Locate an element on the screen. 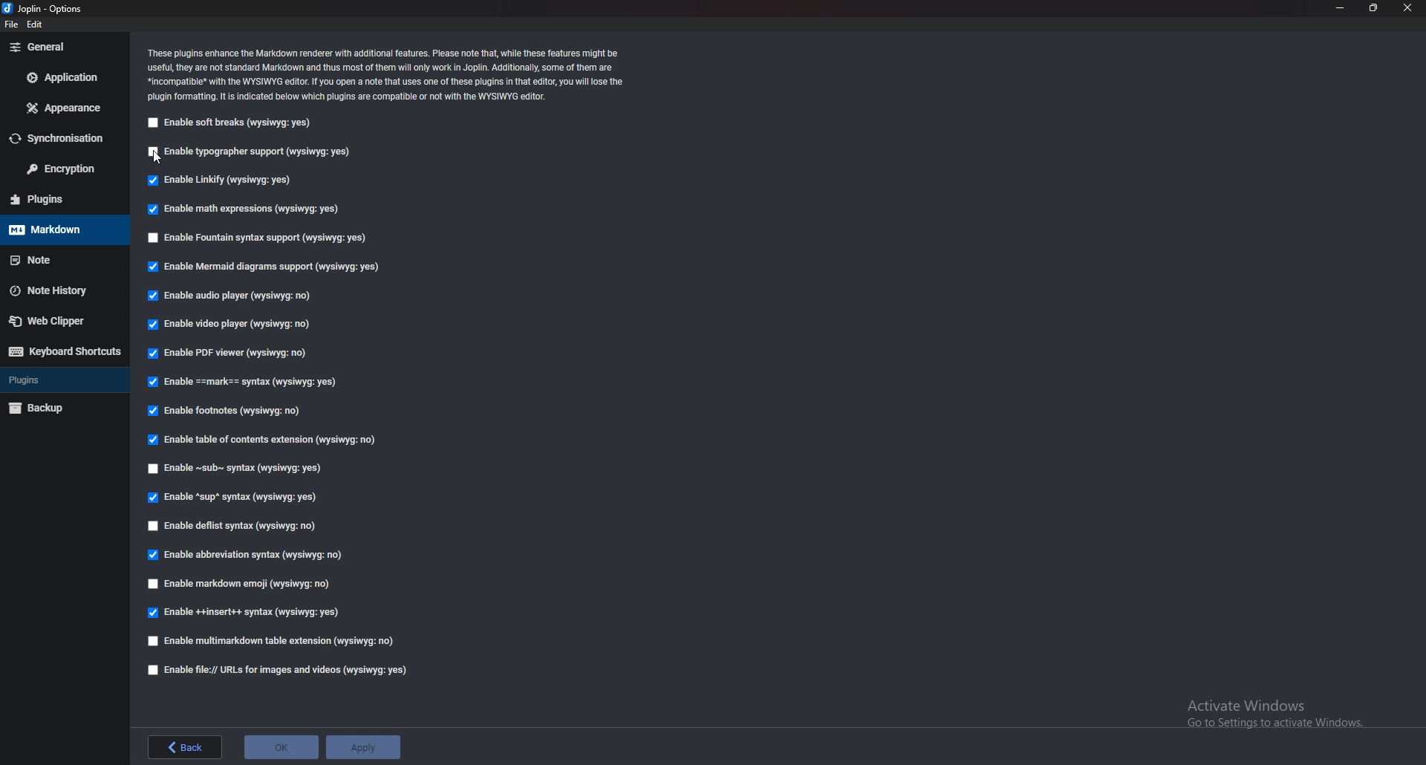 The height and width of the screenshot is (765, 1426). enable deflist syntax is located at coordinates (238, 525).